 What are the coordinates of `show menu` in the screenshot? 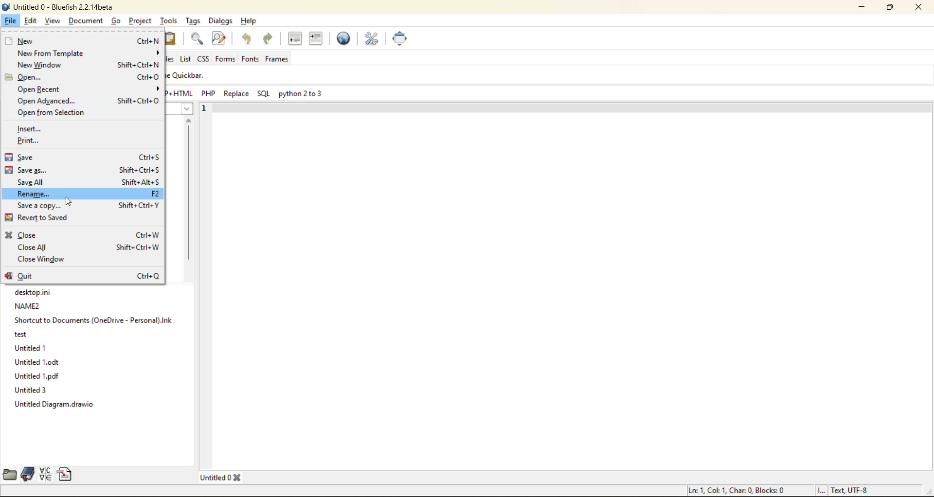 It's located at (189, 113).